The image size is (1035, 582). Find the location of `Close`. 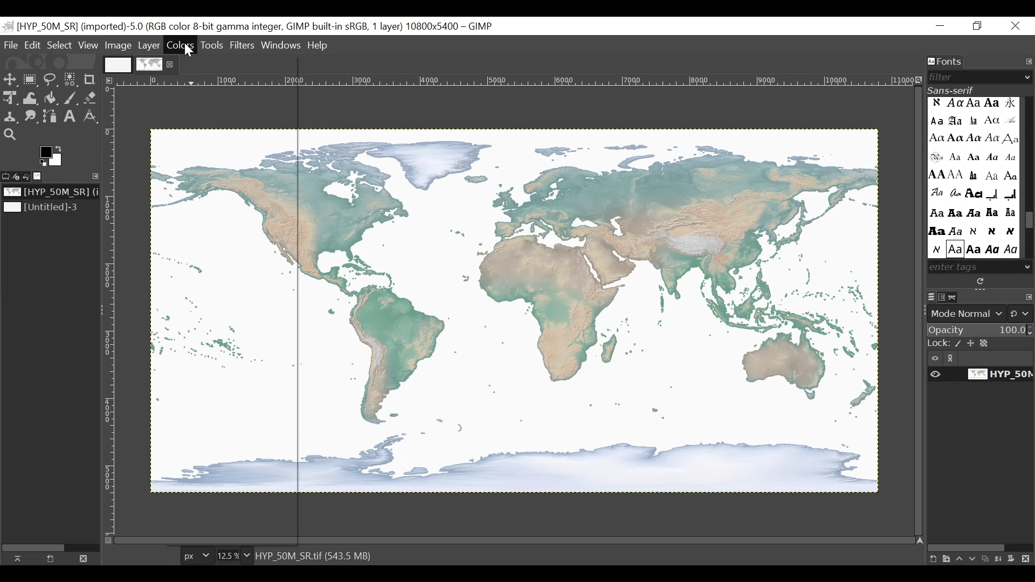

Close is located at coordinates (82, 558).